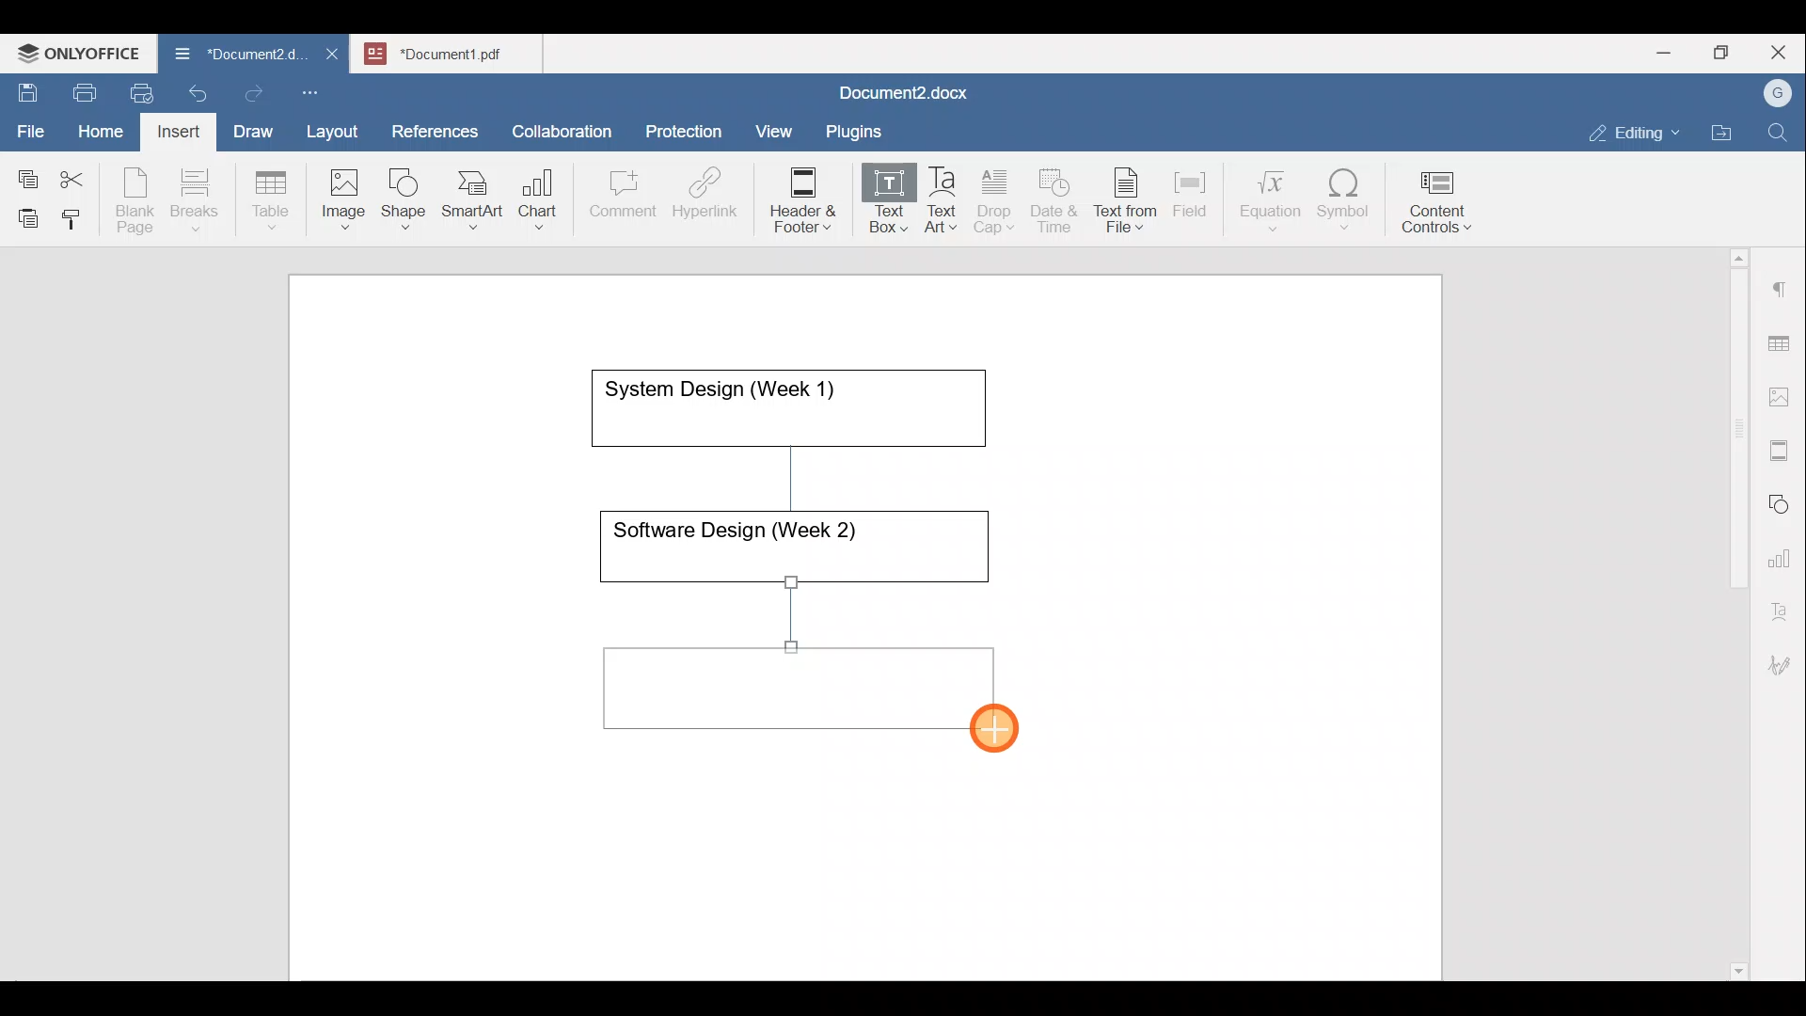 This screenshot has height=1016, width=1806. What do you see at coordinates (1726, 135) in the screenshot?
I see `Open file location` at bounding box center [1726, 135].